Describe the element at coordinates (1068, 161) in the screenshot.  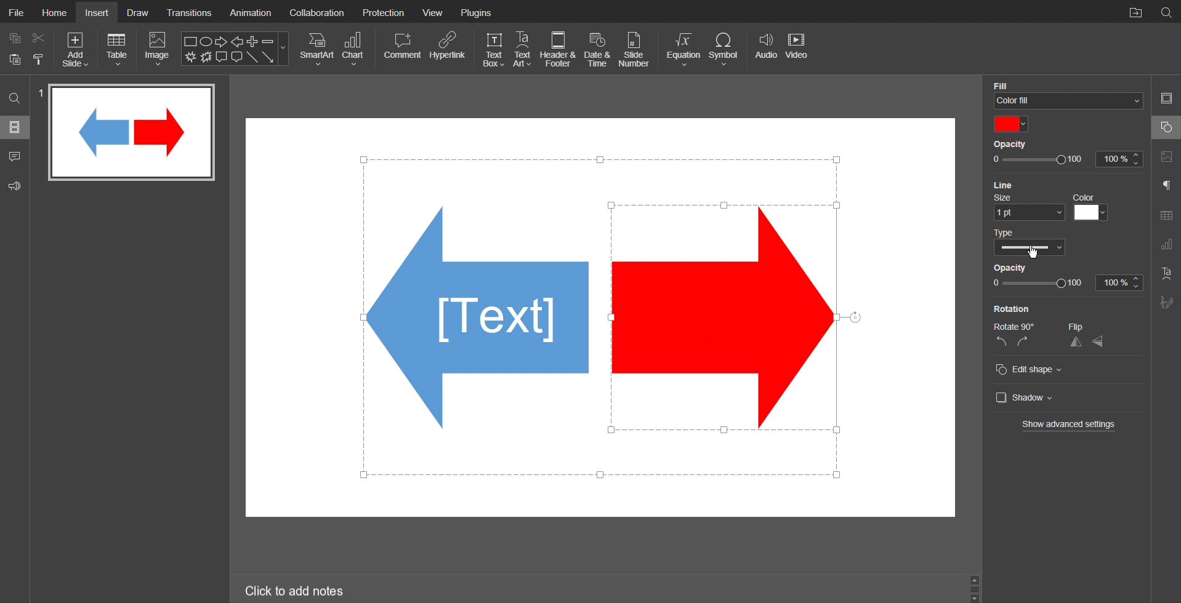
I see `100% opacity` at that location.